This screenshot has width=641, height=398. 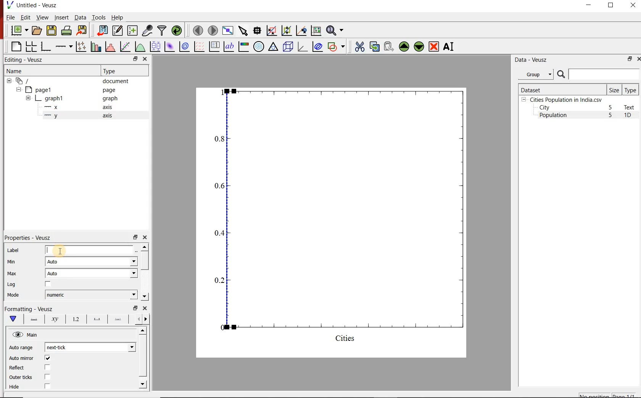 I want to click on Formatting - Veusz, so click(x=29, y=309).